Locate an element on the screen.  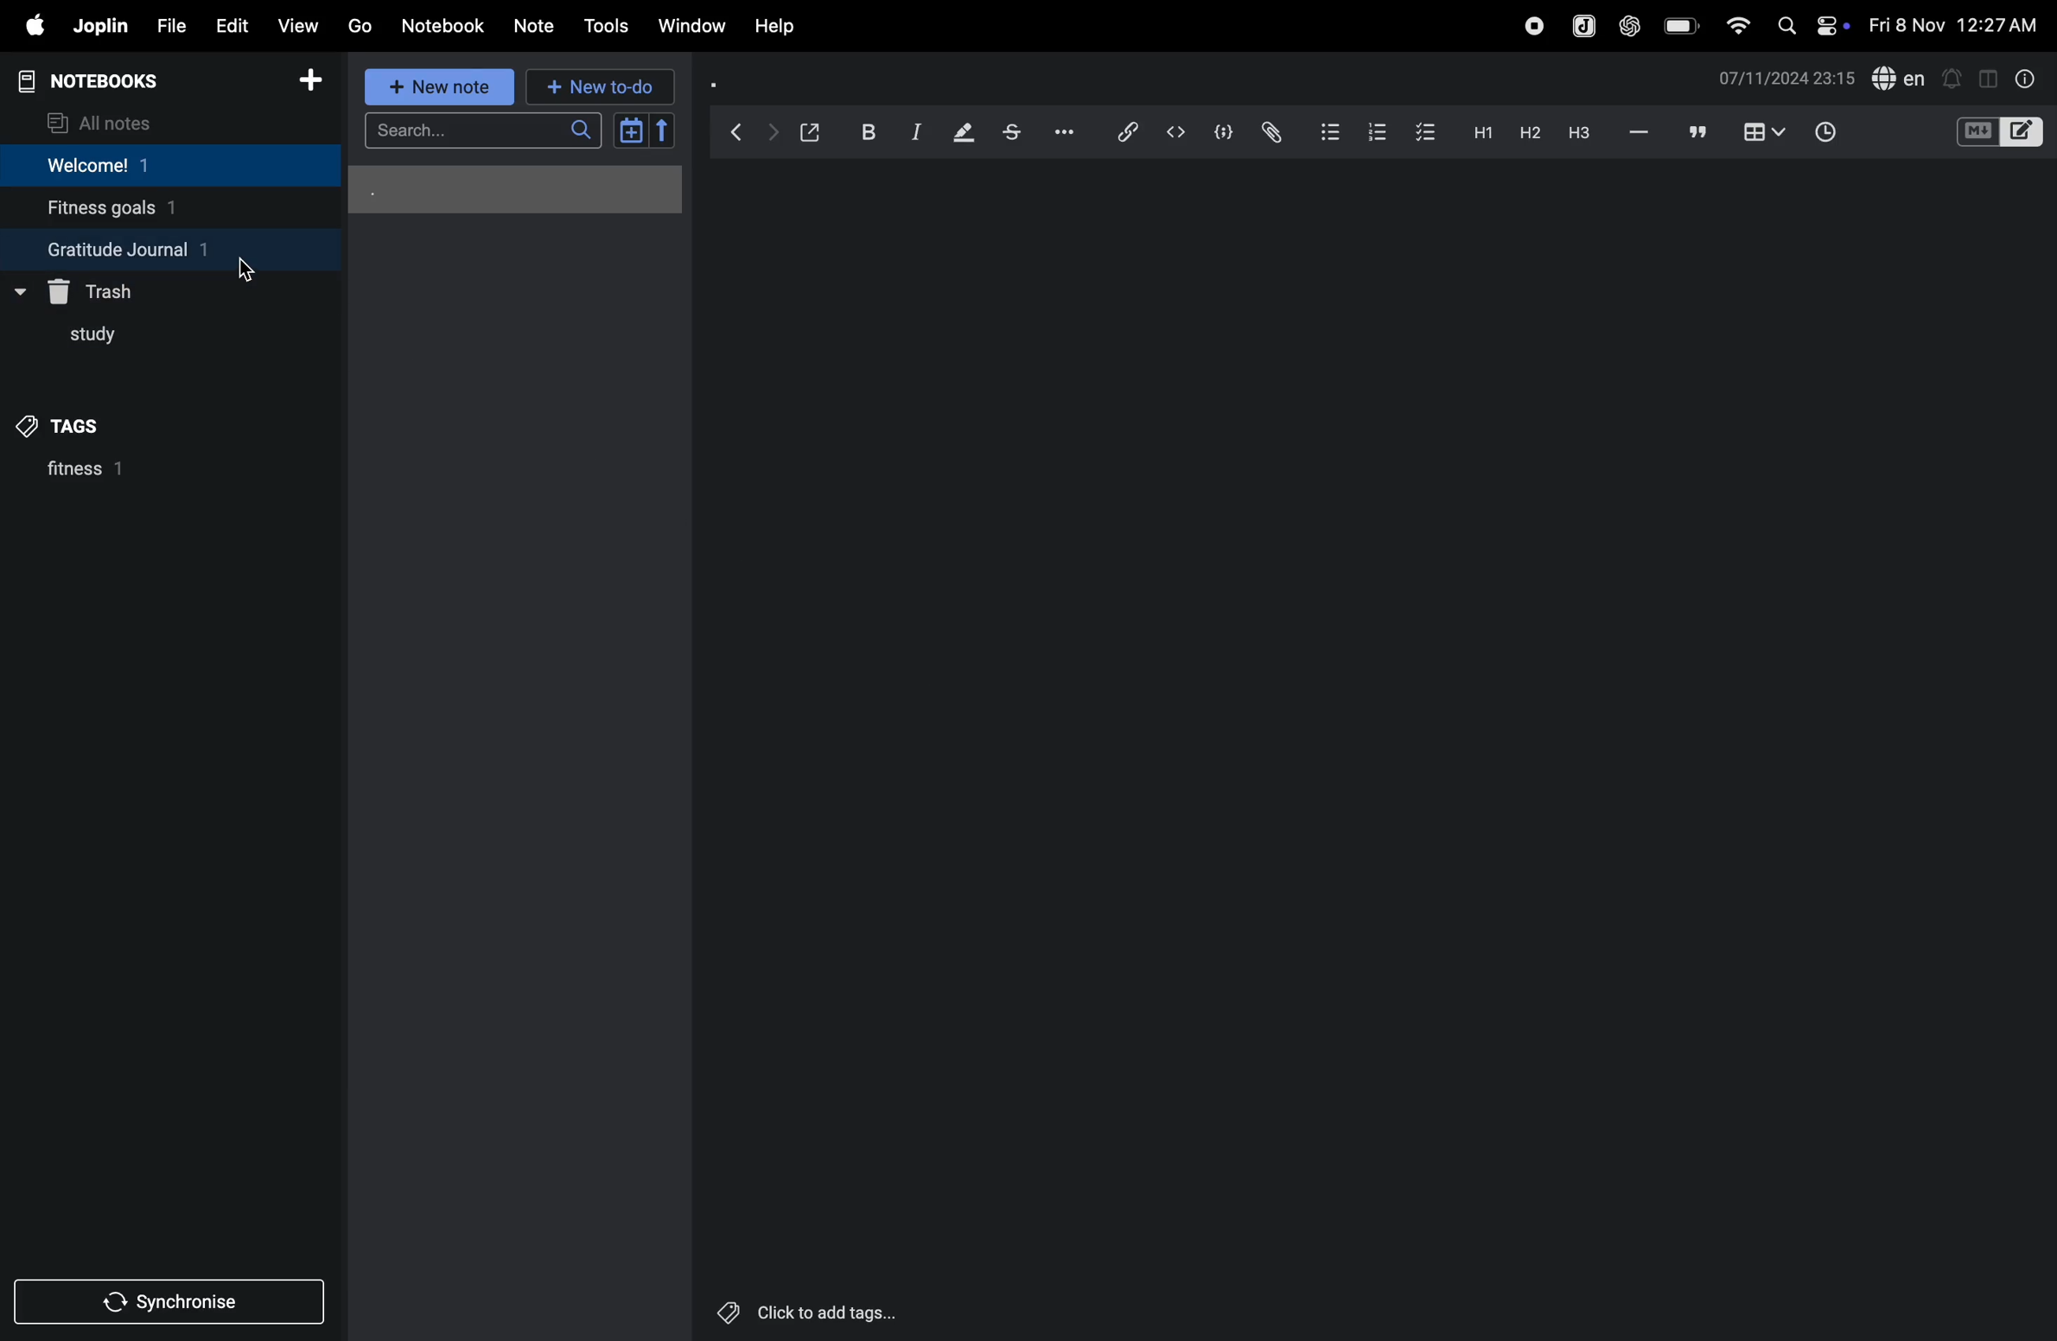
gratitude journals 1 is located at coordinates (154, 249).